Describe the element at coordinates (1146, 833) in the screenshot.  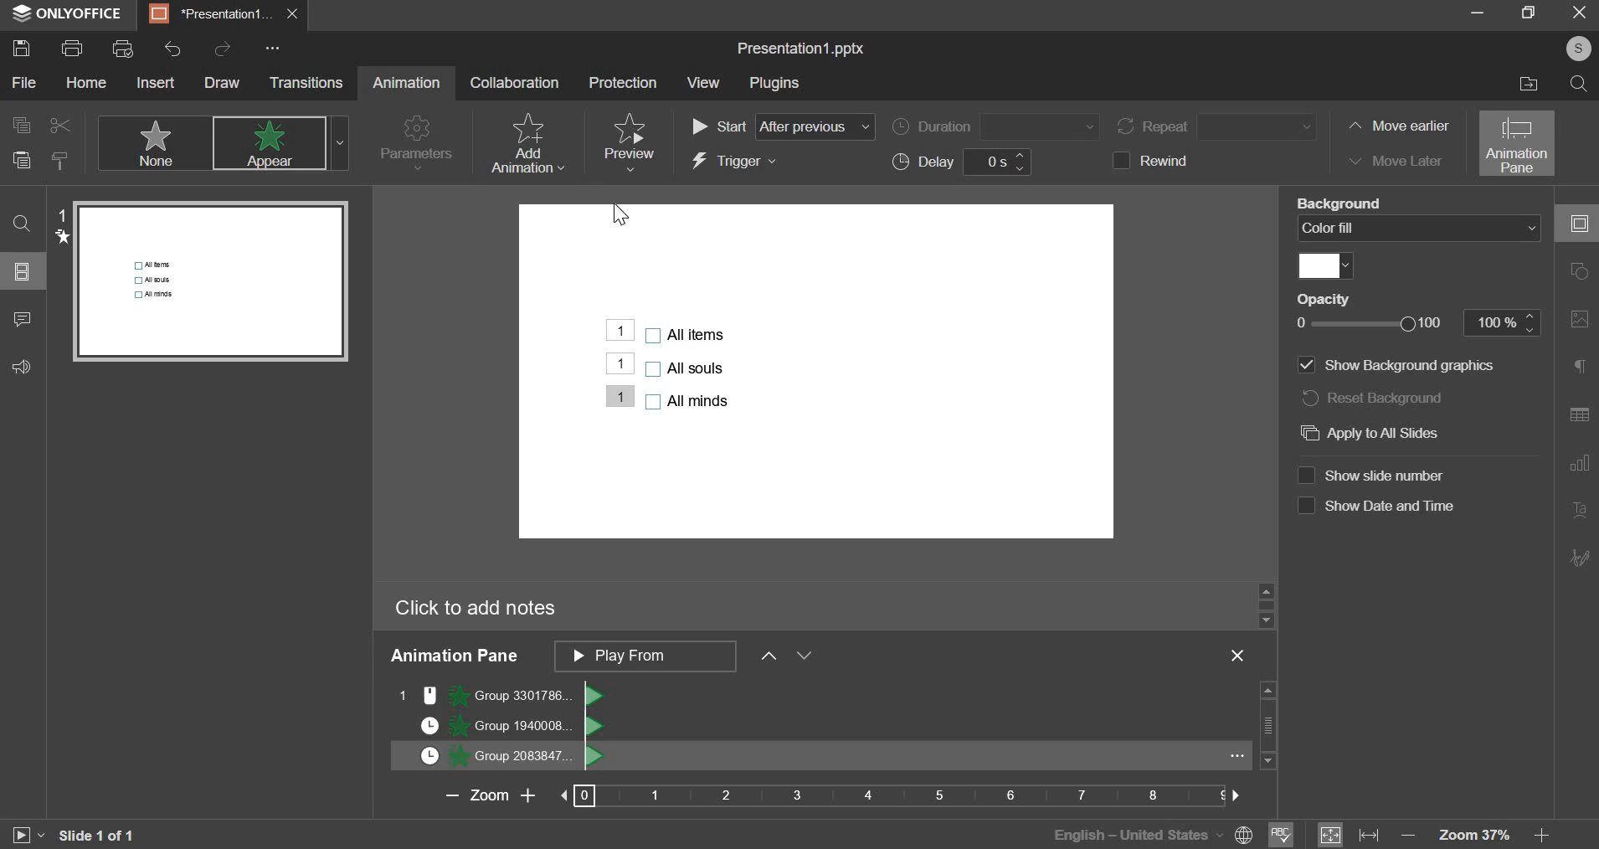
I see `language` at that location.